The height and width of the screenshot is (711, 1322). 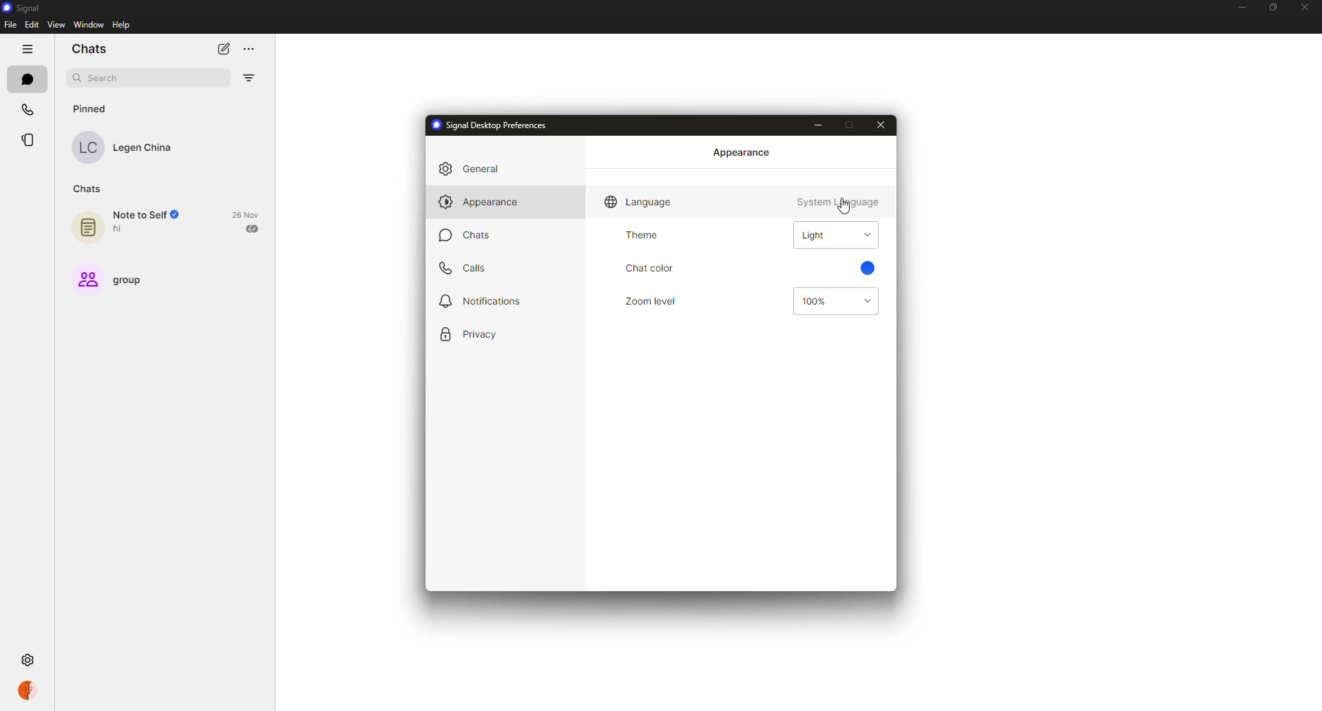 I want to click on edit, so click(x=32, y=24).